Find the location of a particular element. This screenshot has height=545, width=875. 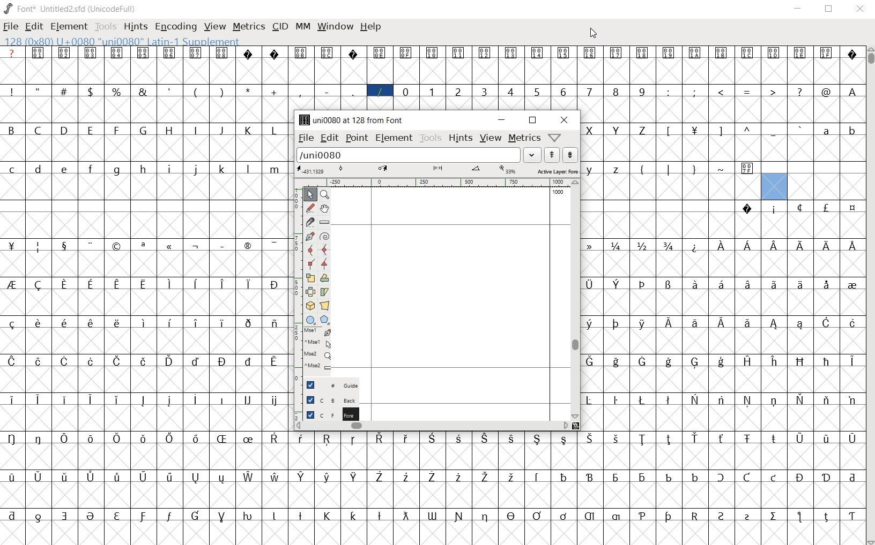

glyph is located at coordinates (589, 400).